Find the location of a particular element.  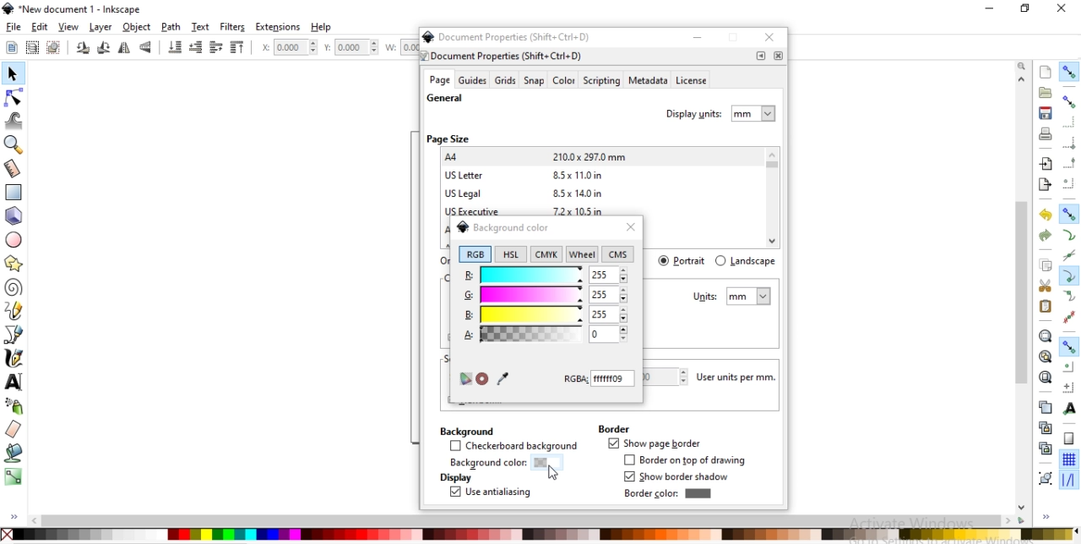

zoom is located at coordinates (1024, 65).